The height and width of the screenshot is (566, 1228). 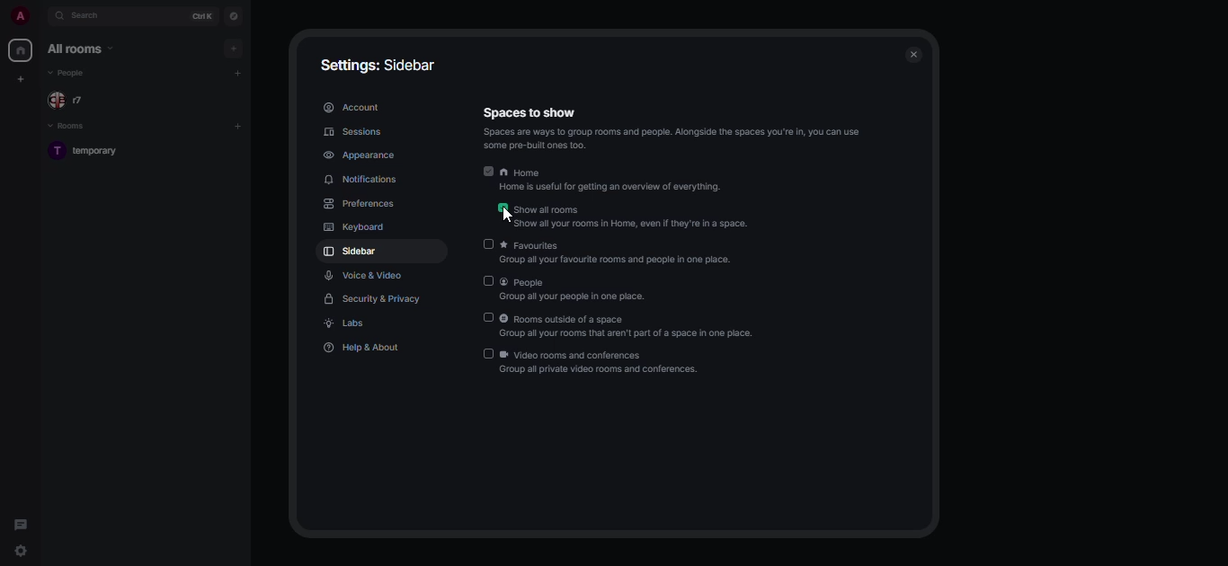 What do you see at coordinates (351, 107) in the screenshot?
I see `account` at bounding box center [351, 107].